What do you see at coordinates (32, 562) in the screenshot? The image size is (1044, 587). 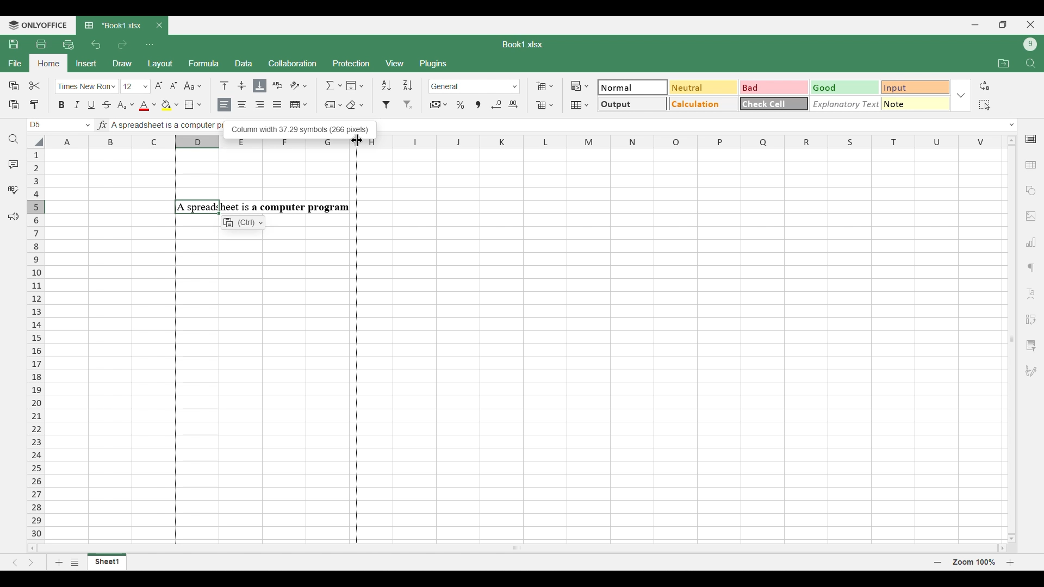 I see `Next` at bounding box center [32, 562].